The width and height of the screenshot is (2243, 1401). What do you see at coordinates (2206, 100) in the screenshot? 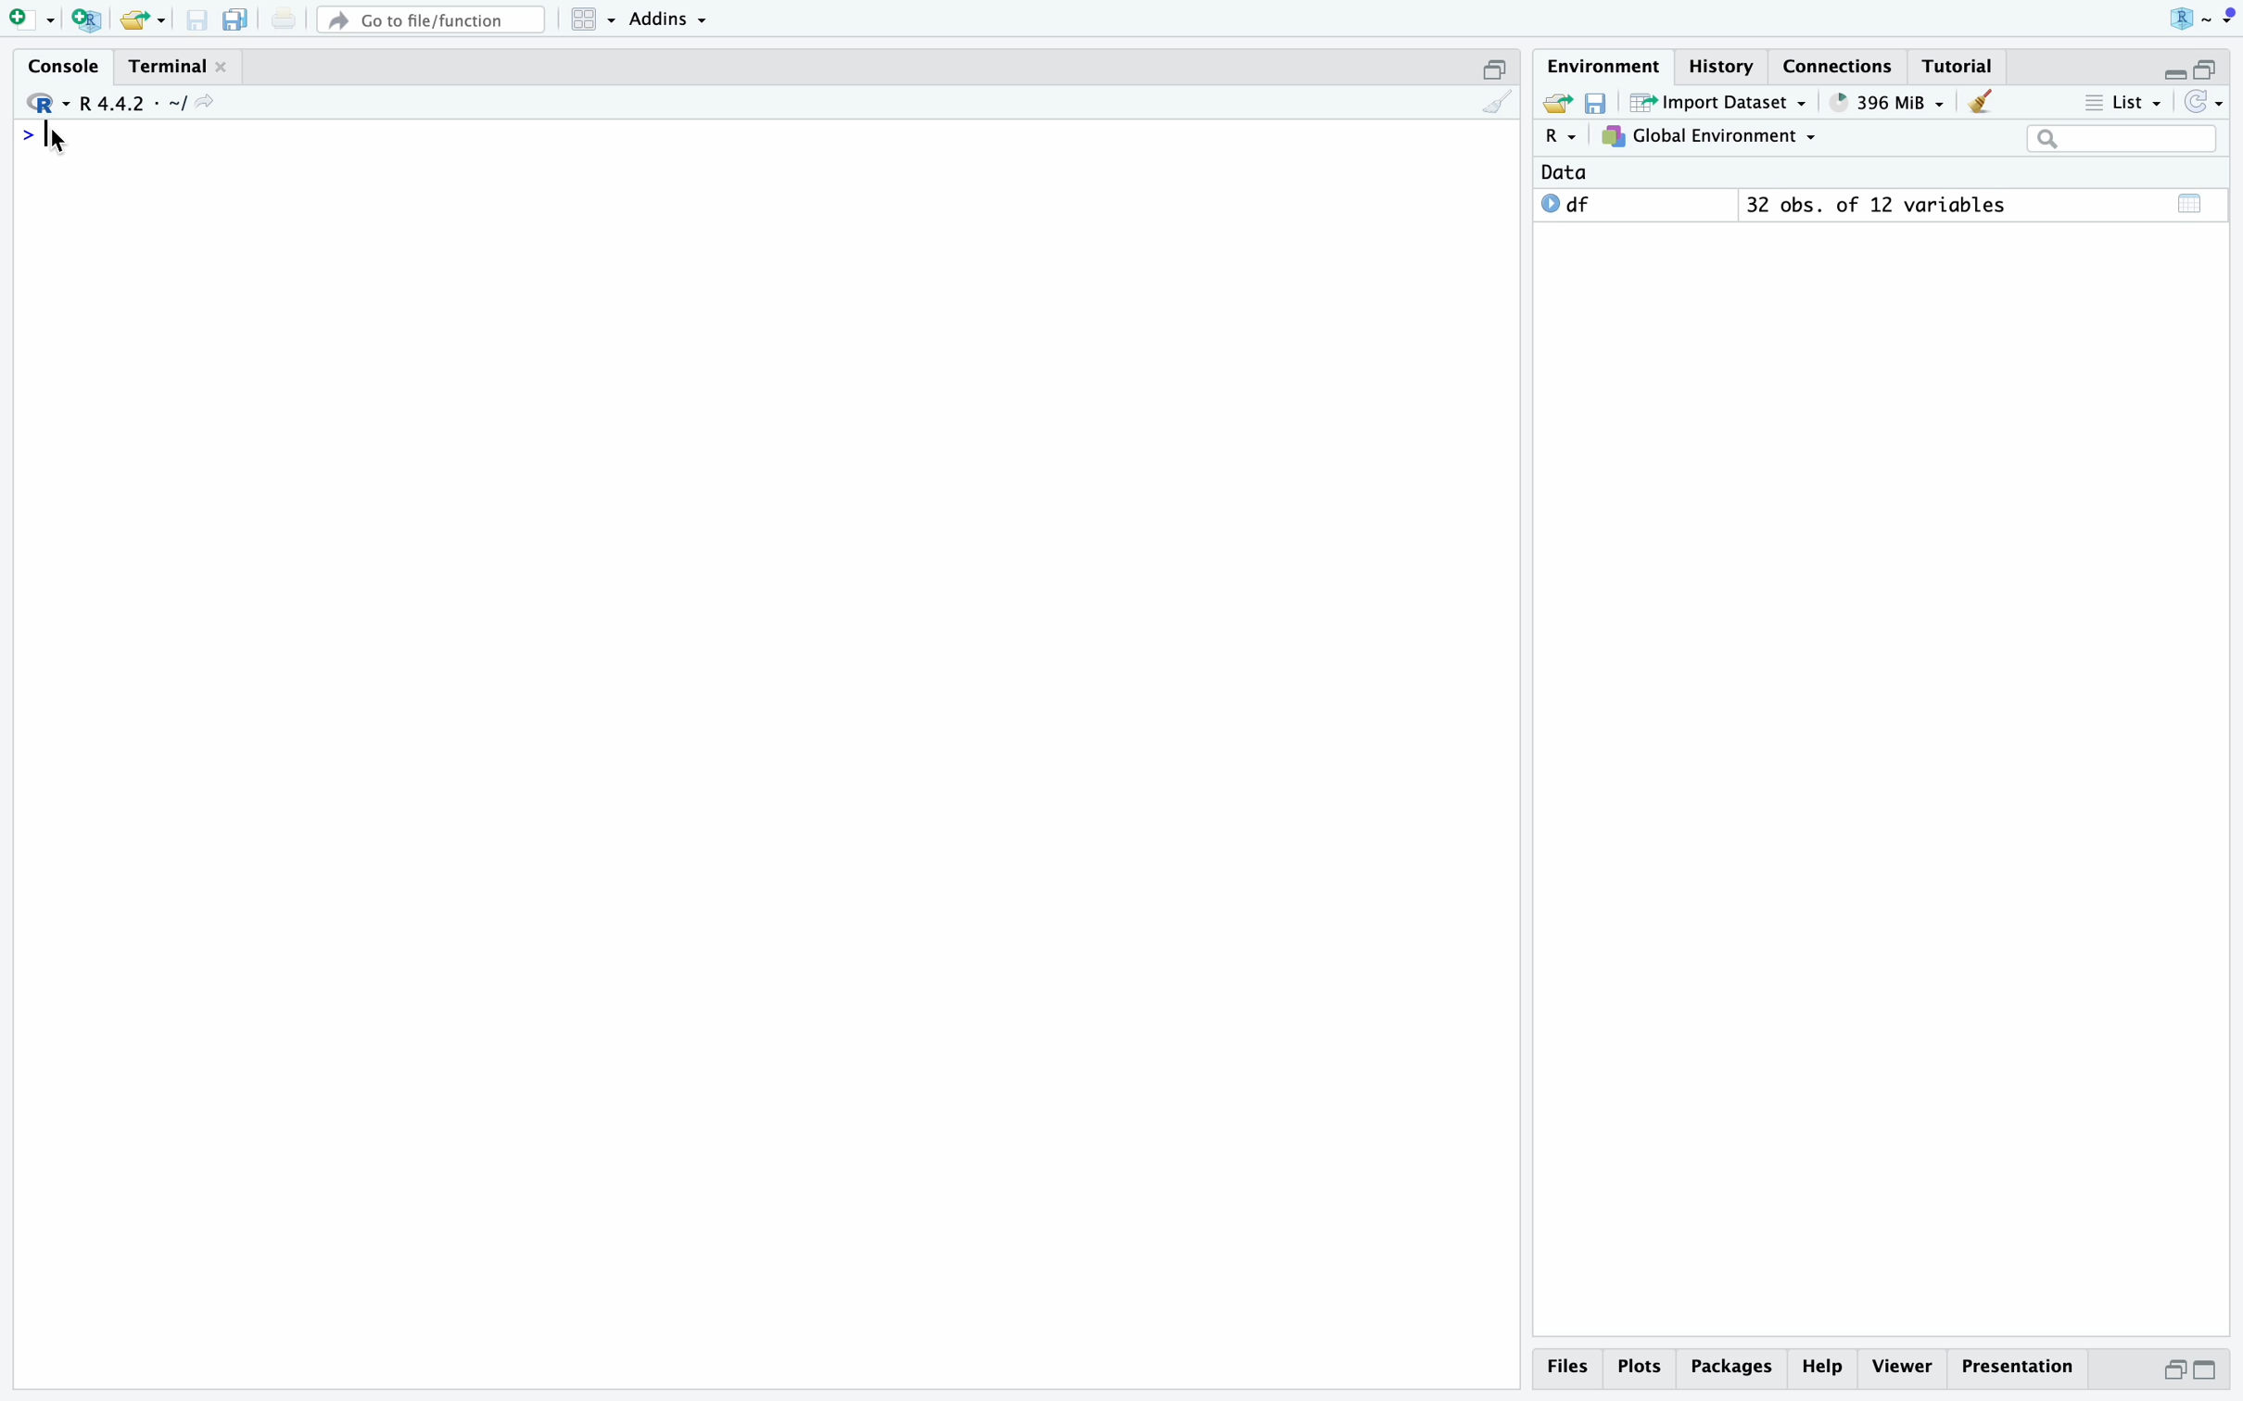
I see `sync` at bounding box center [2206, 100].